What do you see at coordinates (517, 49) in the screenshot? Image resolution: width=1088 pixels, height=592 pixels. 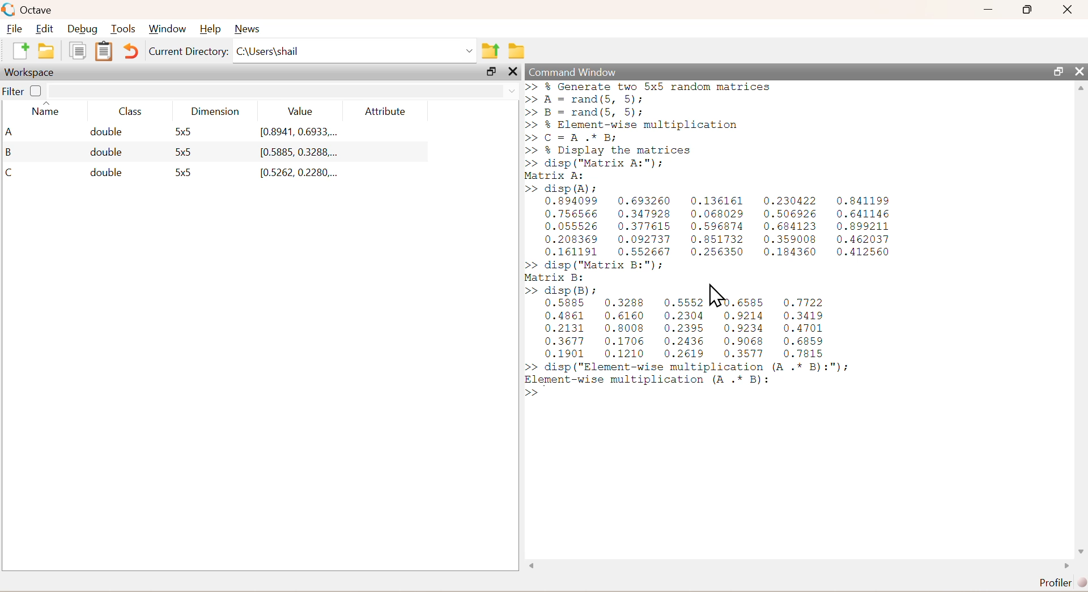 I see `Browse directories` at bounding box center [517, 49].